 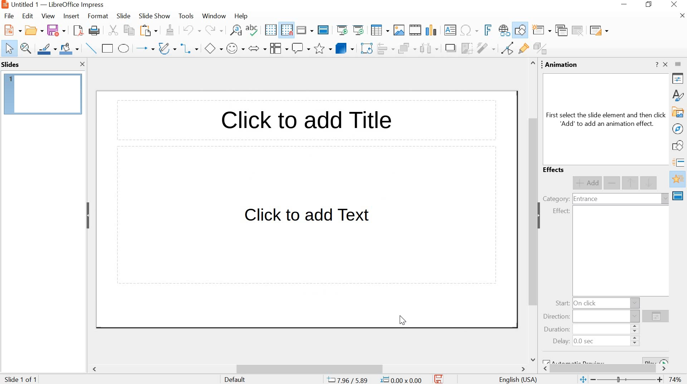 What do you see at coordinates (304, 30) in the screenshot?
I see `display views` at bounding box center [304, 30].